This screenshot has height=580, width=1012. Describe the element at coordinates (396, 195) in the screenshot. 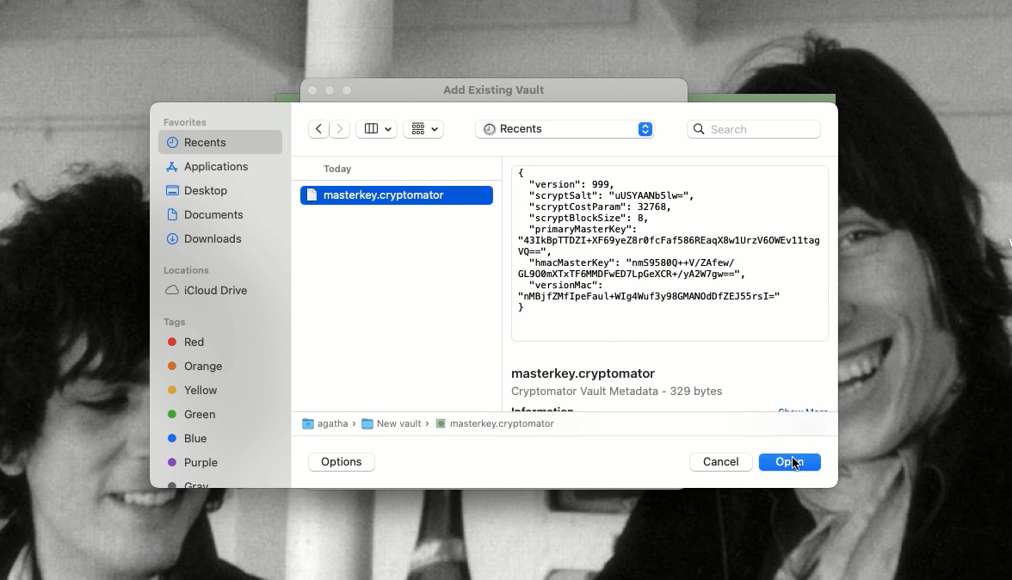

I see `Masterkey.cryptomator` at that location.